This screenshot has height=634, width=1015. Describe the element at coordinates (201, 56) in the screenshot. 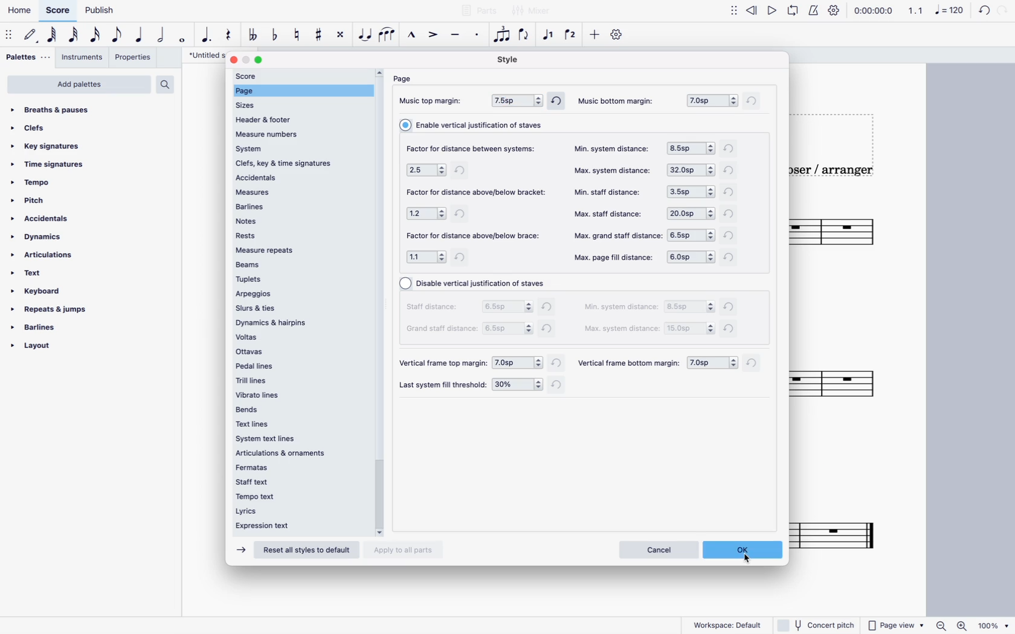

I see `score title` at that location.